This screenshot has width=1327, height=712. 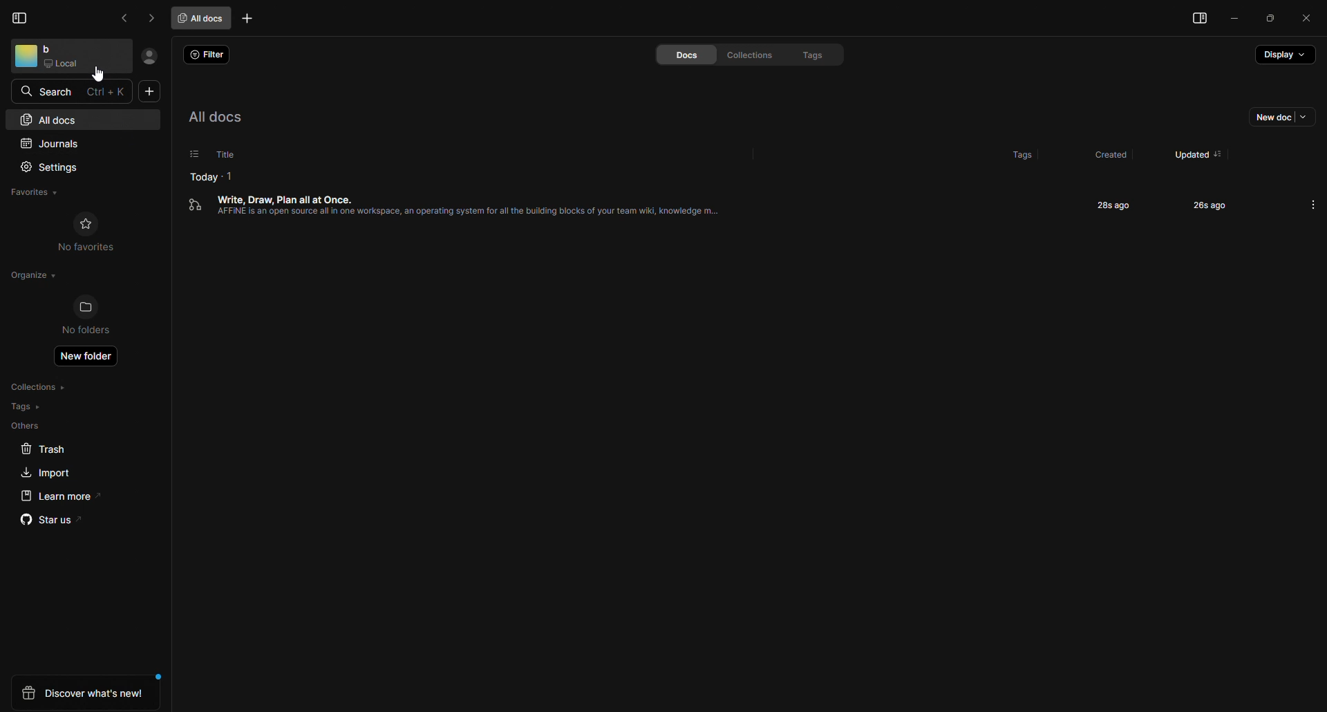 What do you see at coordinates (1110, 205) in the screenshot?
I see `time` at bounding box center [1110, 205].